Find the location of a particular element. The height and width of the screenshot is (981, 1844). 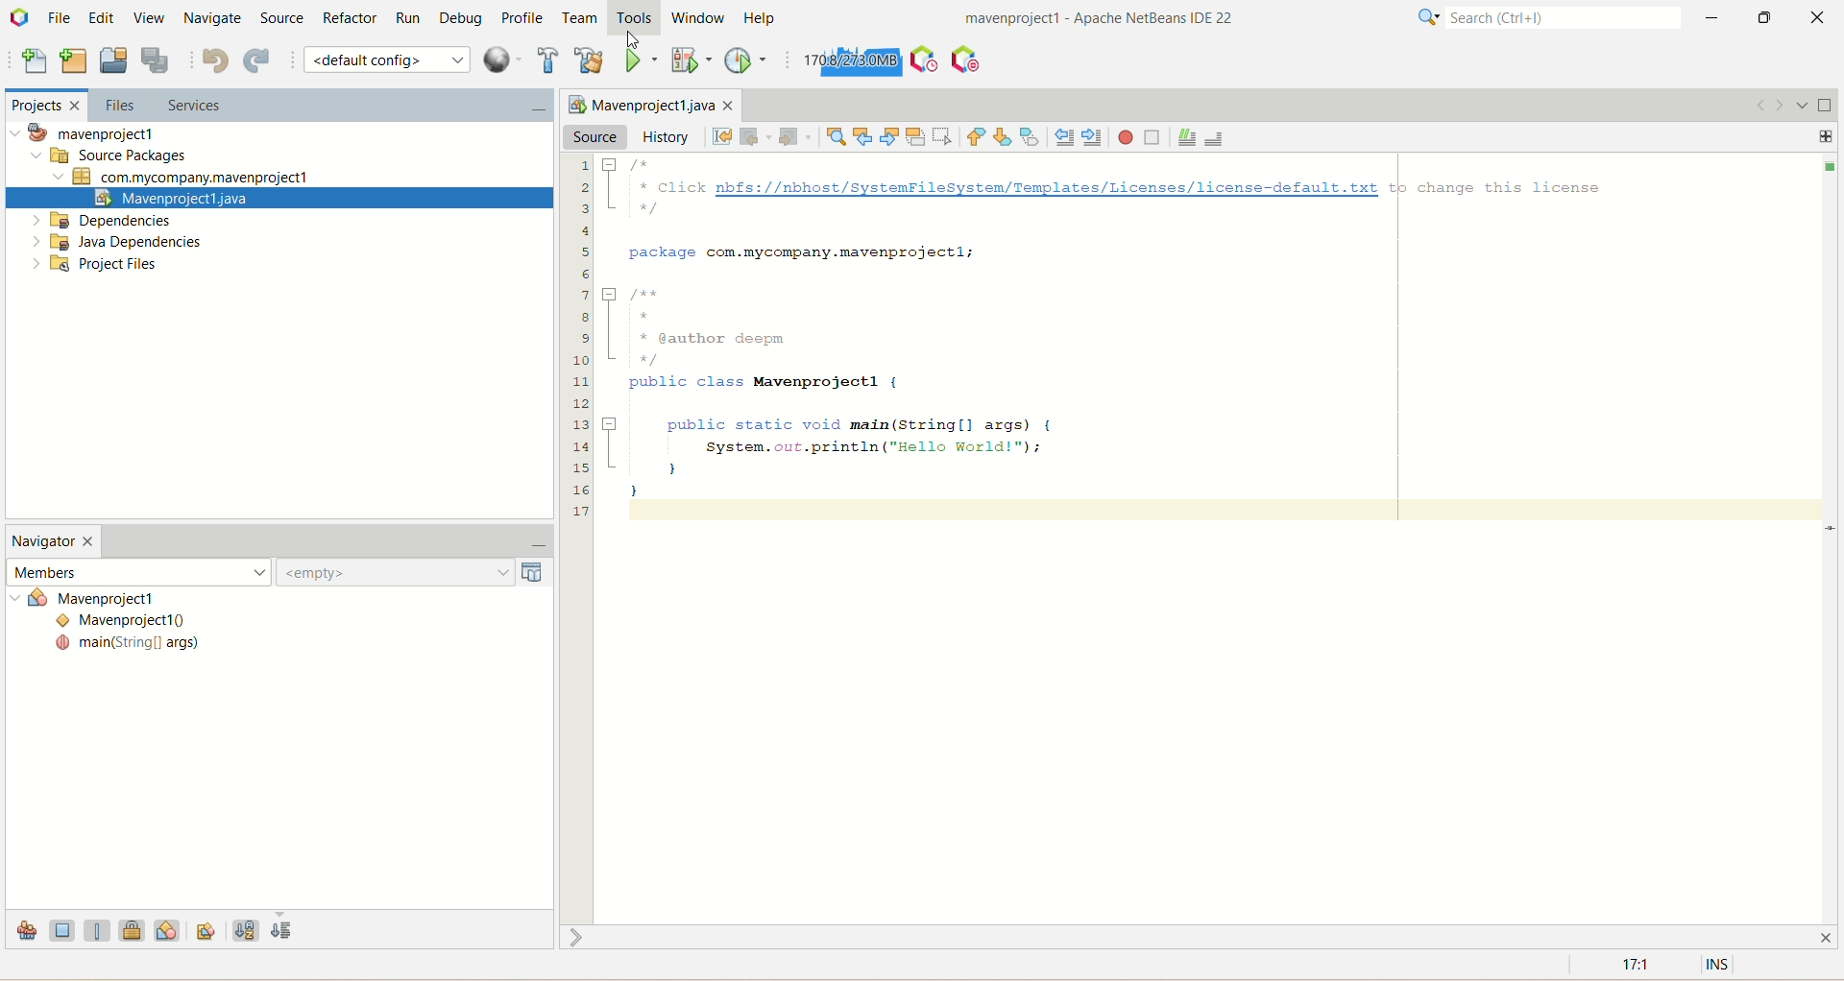

INS is located at coordinates (1720, 966).